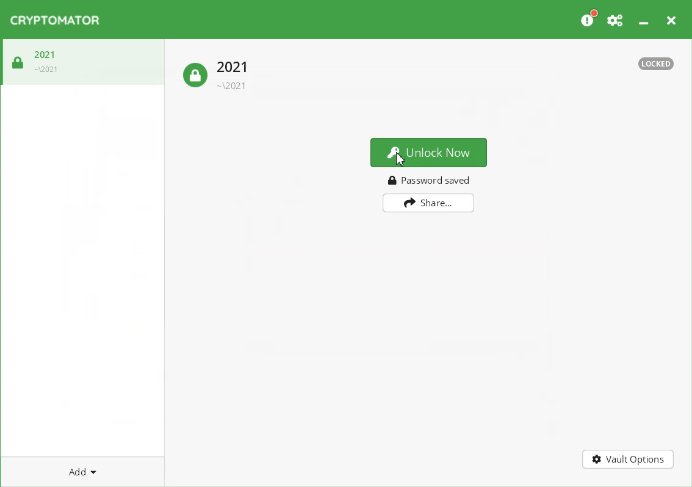  What do you see at coordinates (215, 73) in the screenshot?
I see `Unlock Vault` at bounding box center [215, 73].